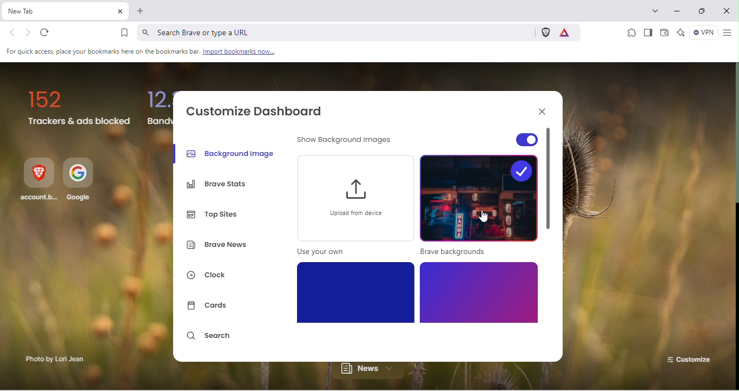 The height and width of the screenshot is (391, 739). I want to click on Brave status, so click(219, 185).